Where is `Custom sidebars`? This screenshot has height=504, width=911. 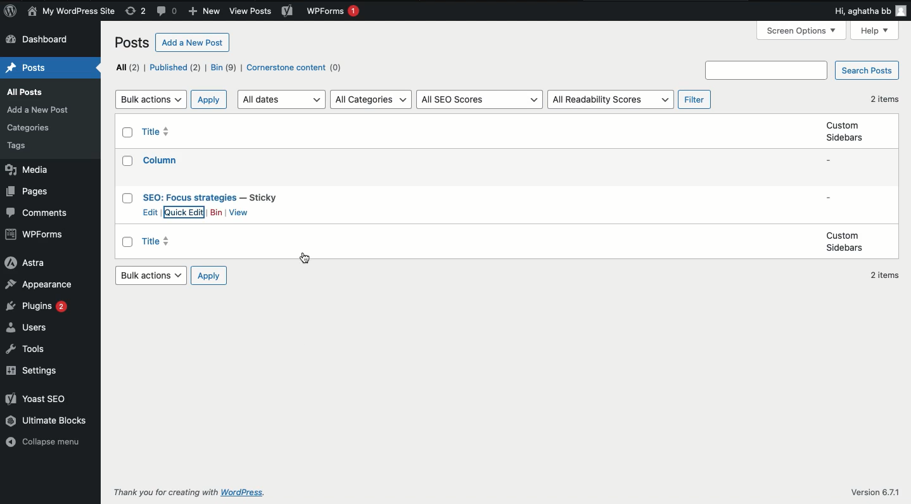 Custom sidebars is located at coordinates (843, 131).